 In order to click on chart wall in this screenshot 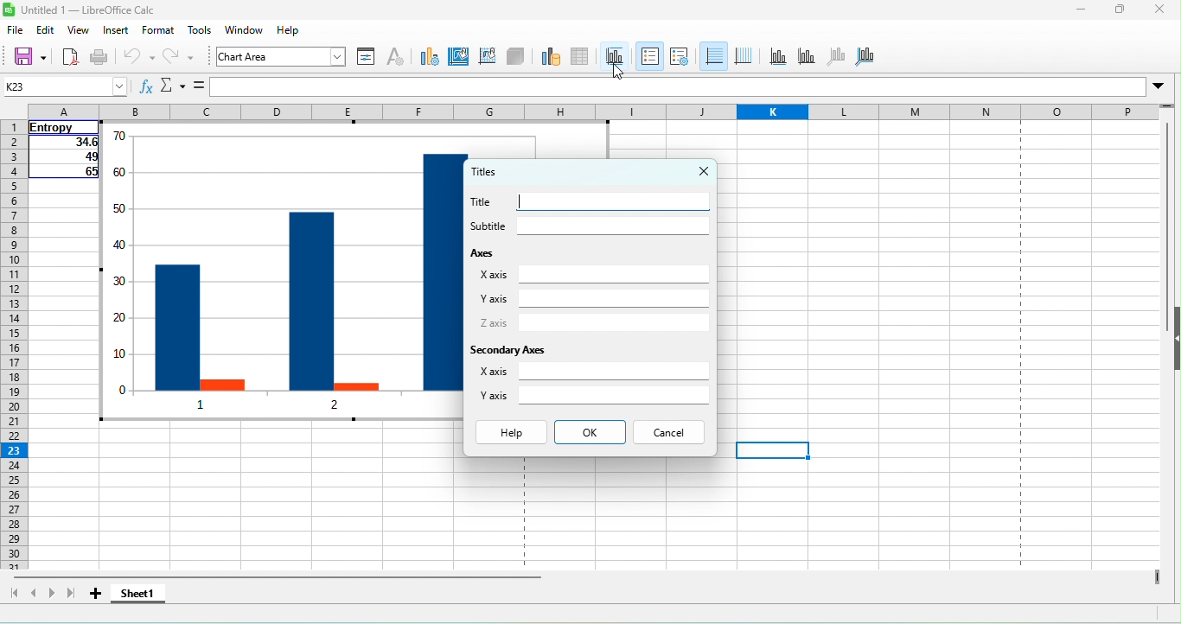, I will do `click(488, 60)`.